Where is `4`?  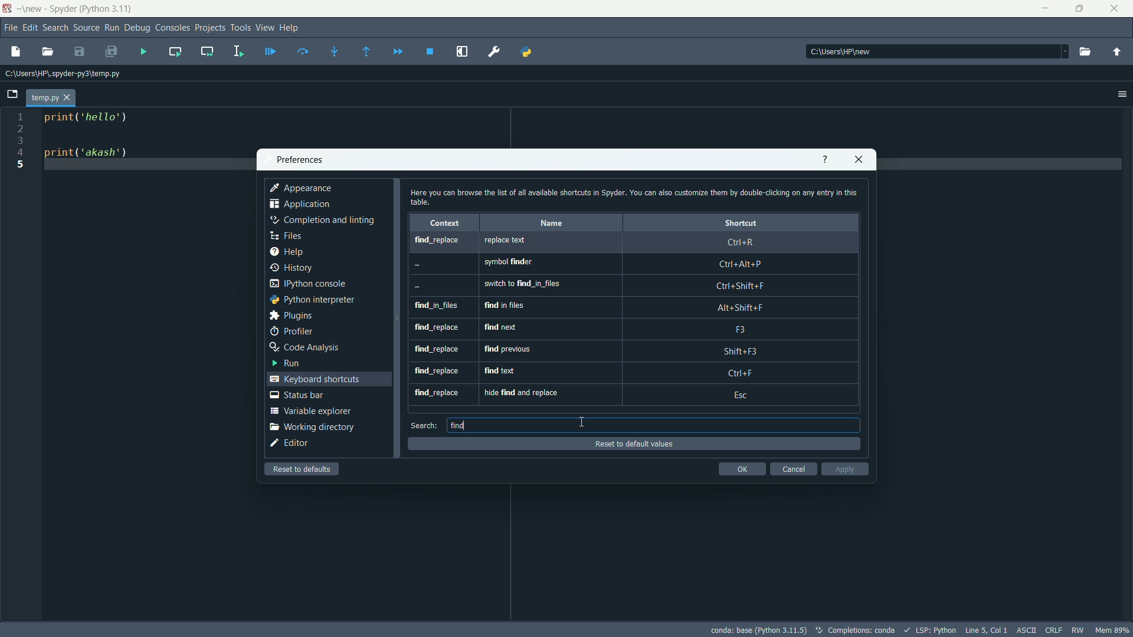
4 is located at coordinates (22, 155).